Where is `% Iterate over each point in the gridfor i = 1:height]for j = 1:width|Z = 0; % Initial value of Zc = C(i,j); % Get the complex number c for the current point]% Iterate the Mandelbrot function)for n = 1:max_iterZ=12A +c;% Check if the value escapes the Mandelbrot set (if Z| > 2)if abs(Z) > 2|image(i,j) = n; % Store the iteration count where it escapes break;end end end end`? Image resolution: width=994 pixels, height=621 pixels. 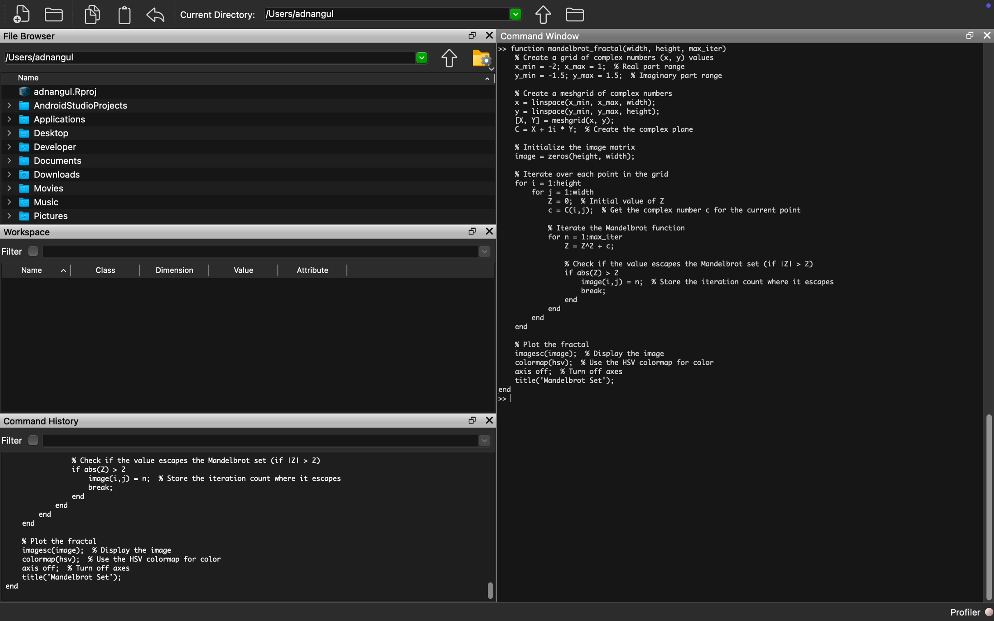
% Iterate over each point in the gridfor i = 1:height]for j = 1:width|Z = 0; % Initial value of Zc = C(i,j); % Get the complex number c for the current point]% Iterate the Mandelbrot function)for n = 1:max_iterZ=12A +c;% Check if the value escapes the Mandelbrot set (if Z| > 2)if abs(Z) > 2|image(i,j) = n; % Store the iteration count where it escapes break;end end end end is located at coordinates (674, 253).